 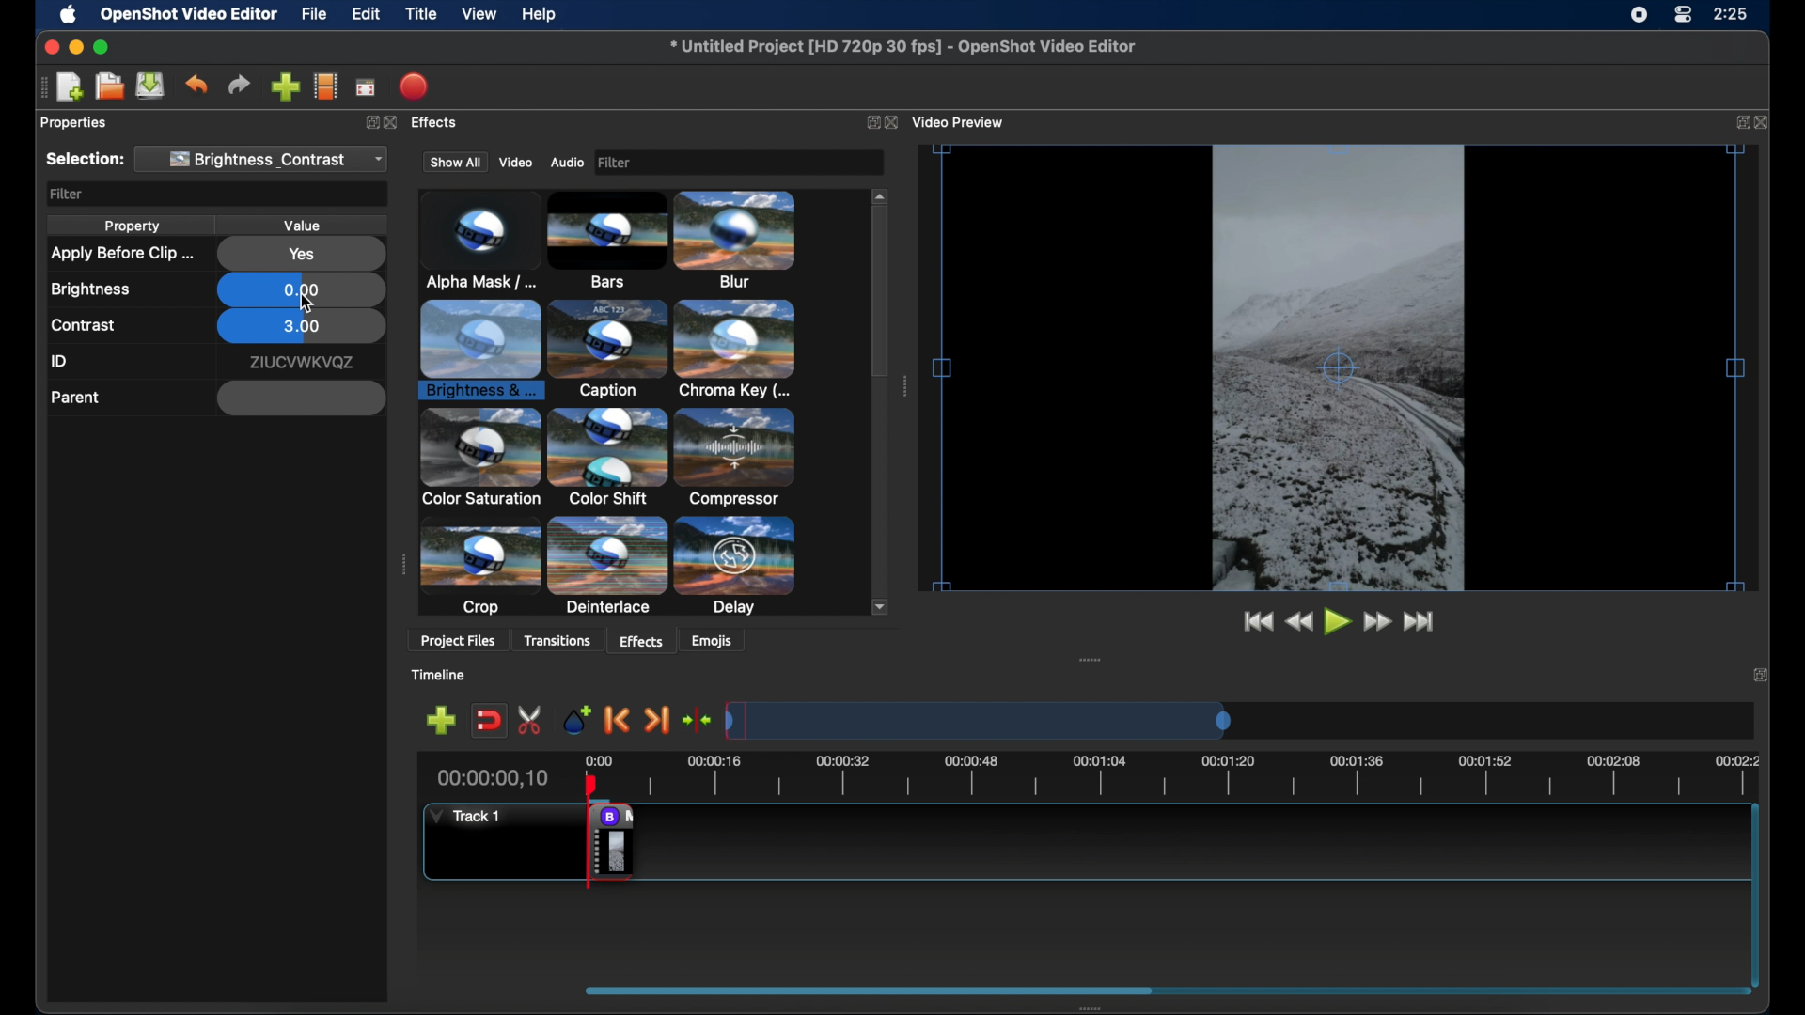 What do you see at coordinates (571, 717) in the screenshot?
I see `add marker` at bounding box center [571, 717].